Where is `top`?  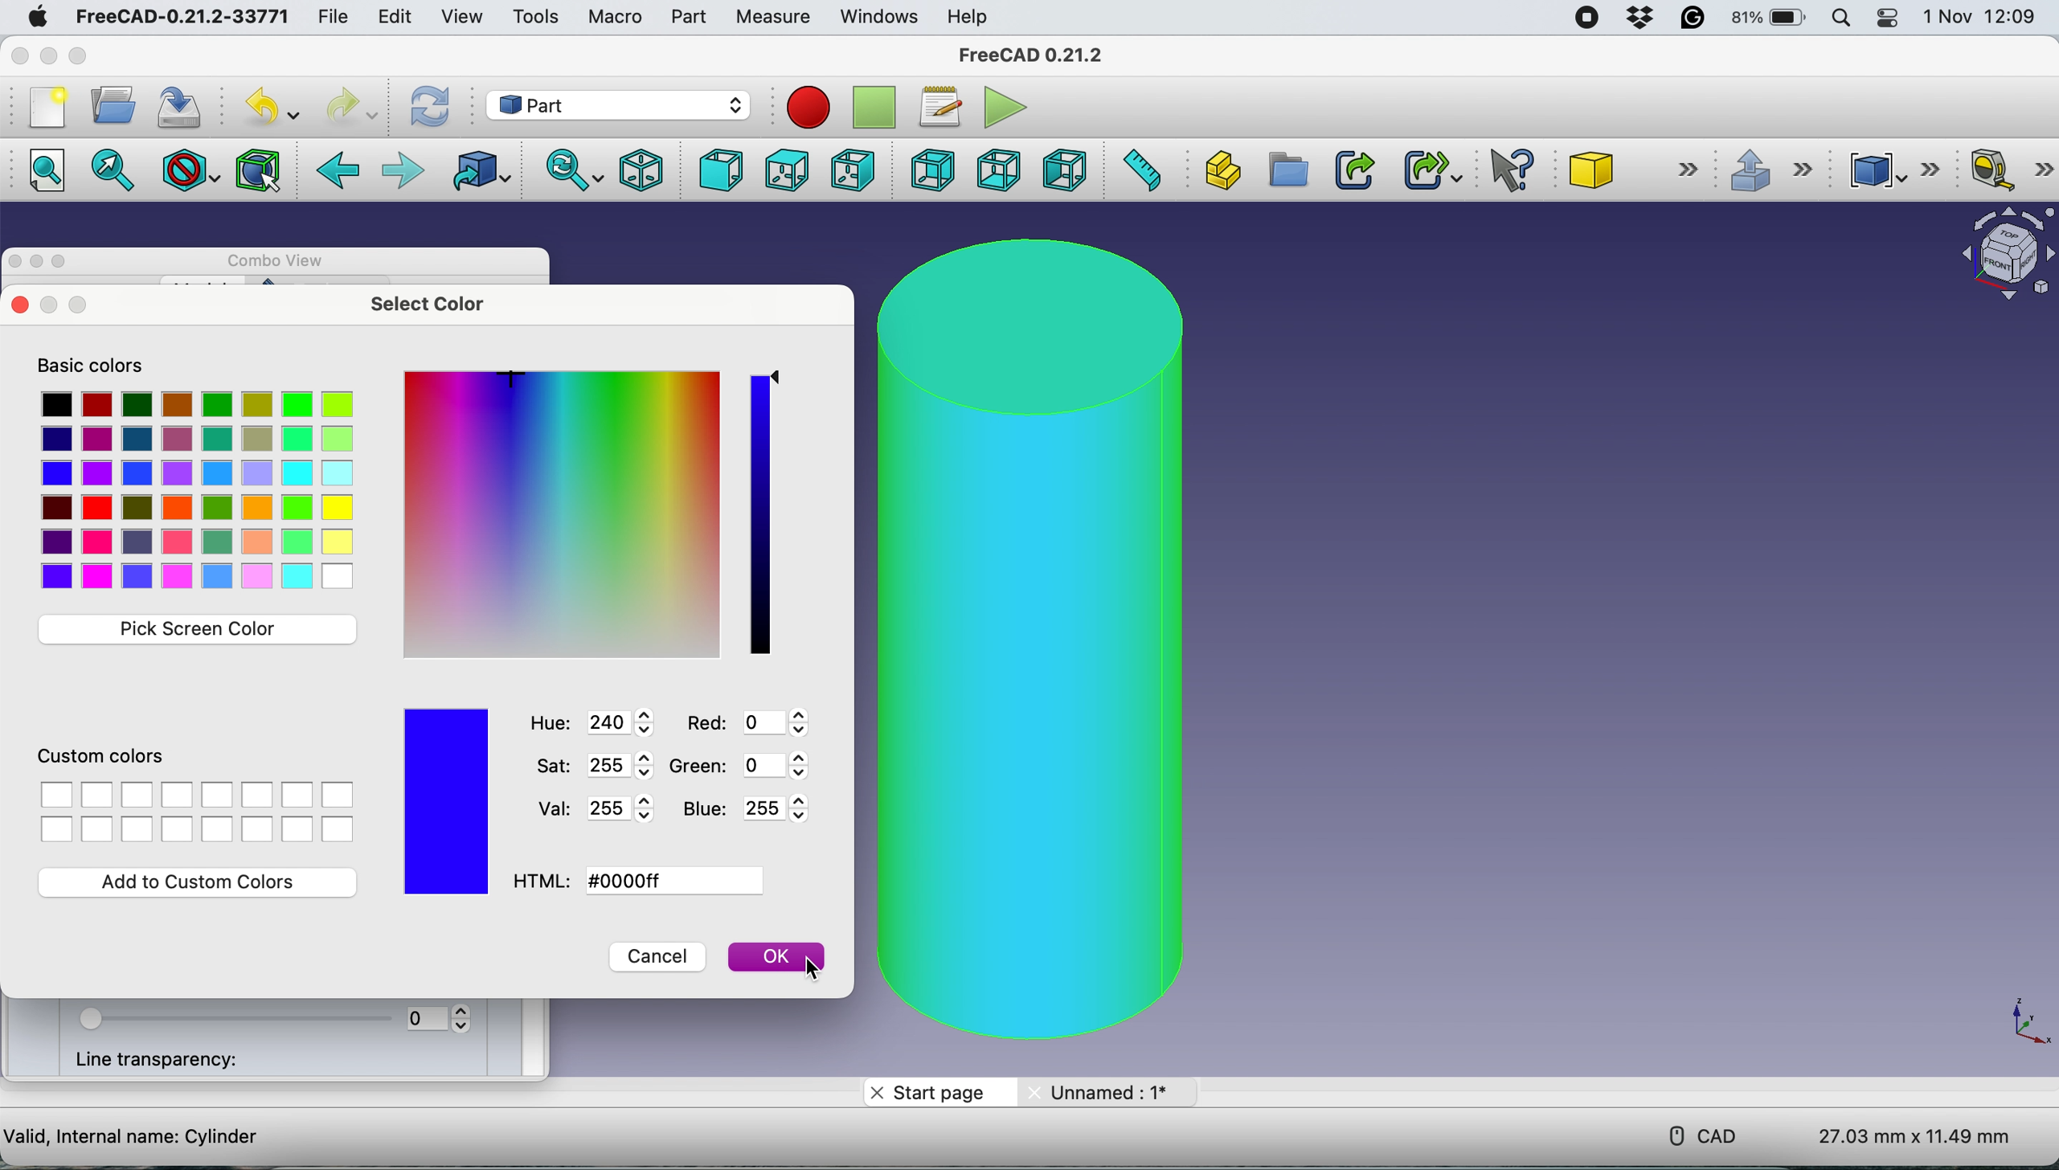 top is located at coordinates (783, 170).